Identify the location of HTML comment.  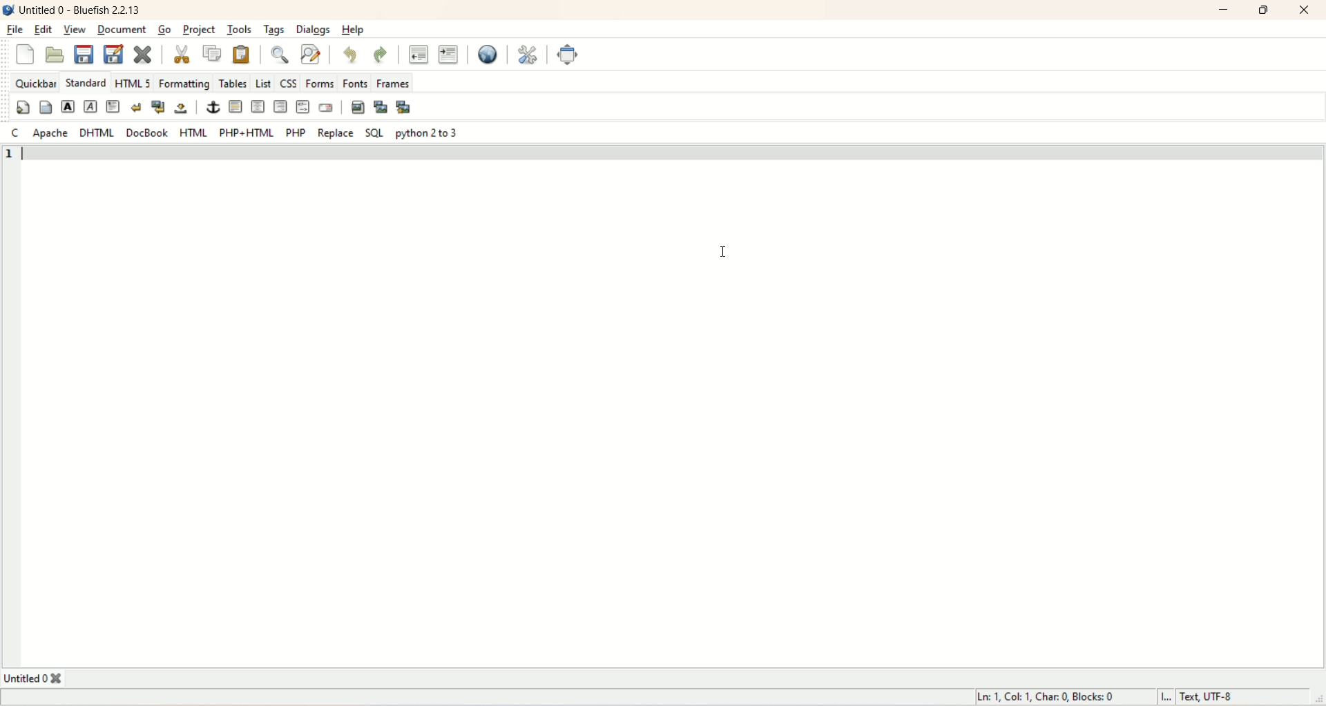
(300, 107).